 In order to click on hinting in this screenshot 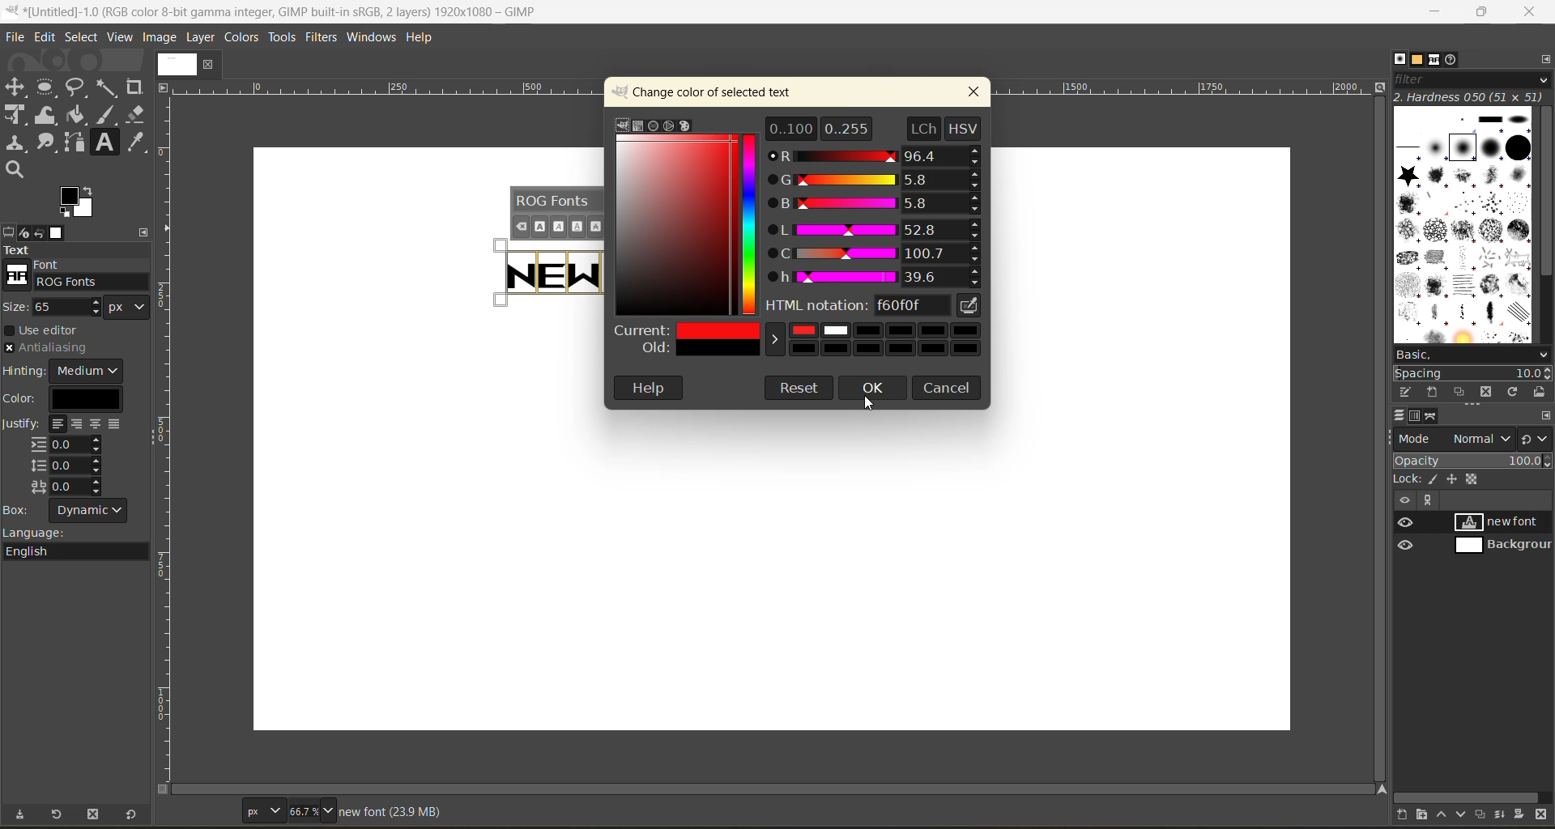, I will do `click(66, 371)`.